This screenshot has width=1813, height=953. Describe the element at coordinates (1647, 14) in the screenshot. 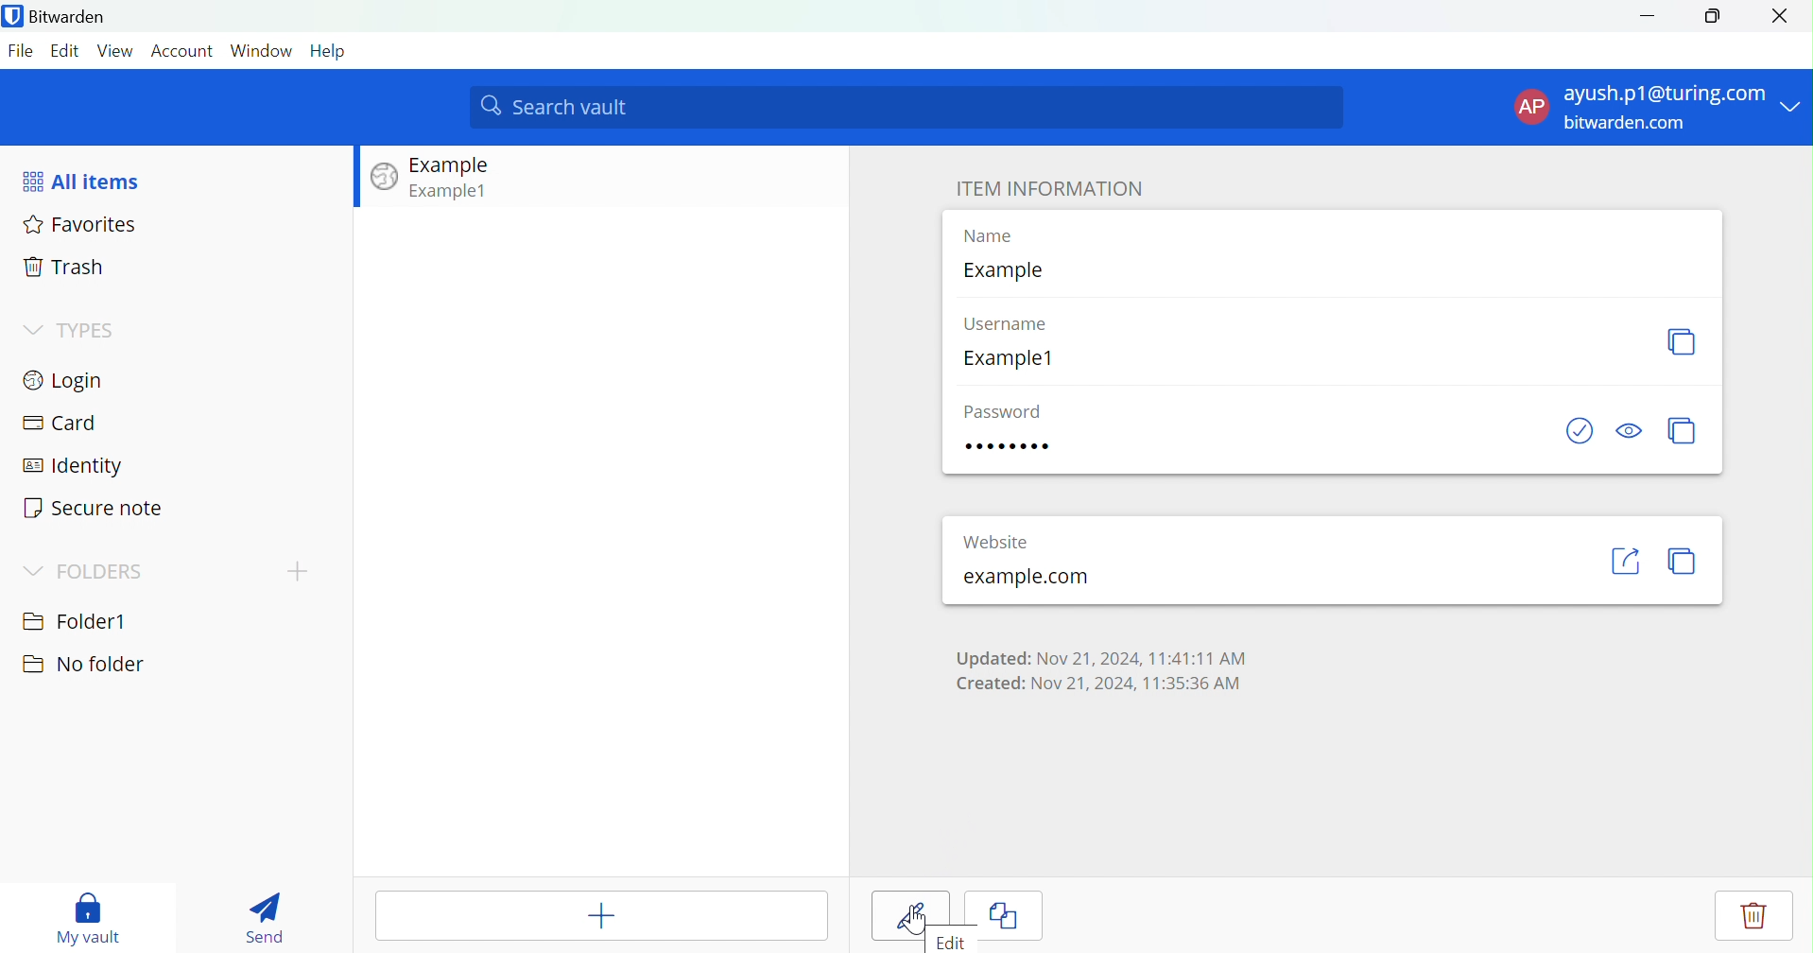

I see `Minimize` at that location.